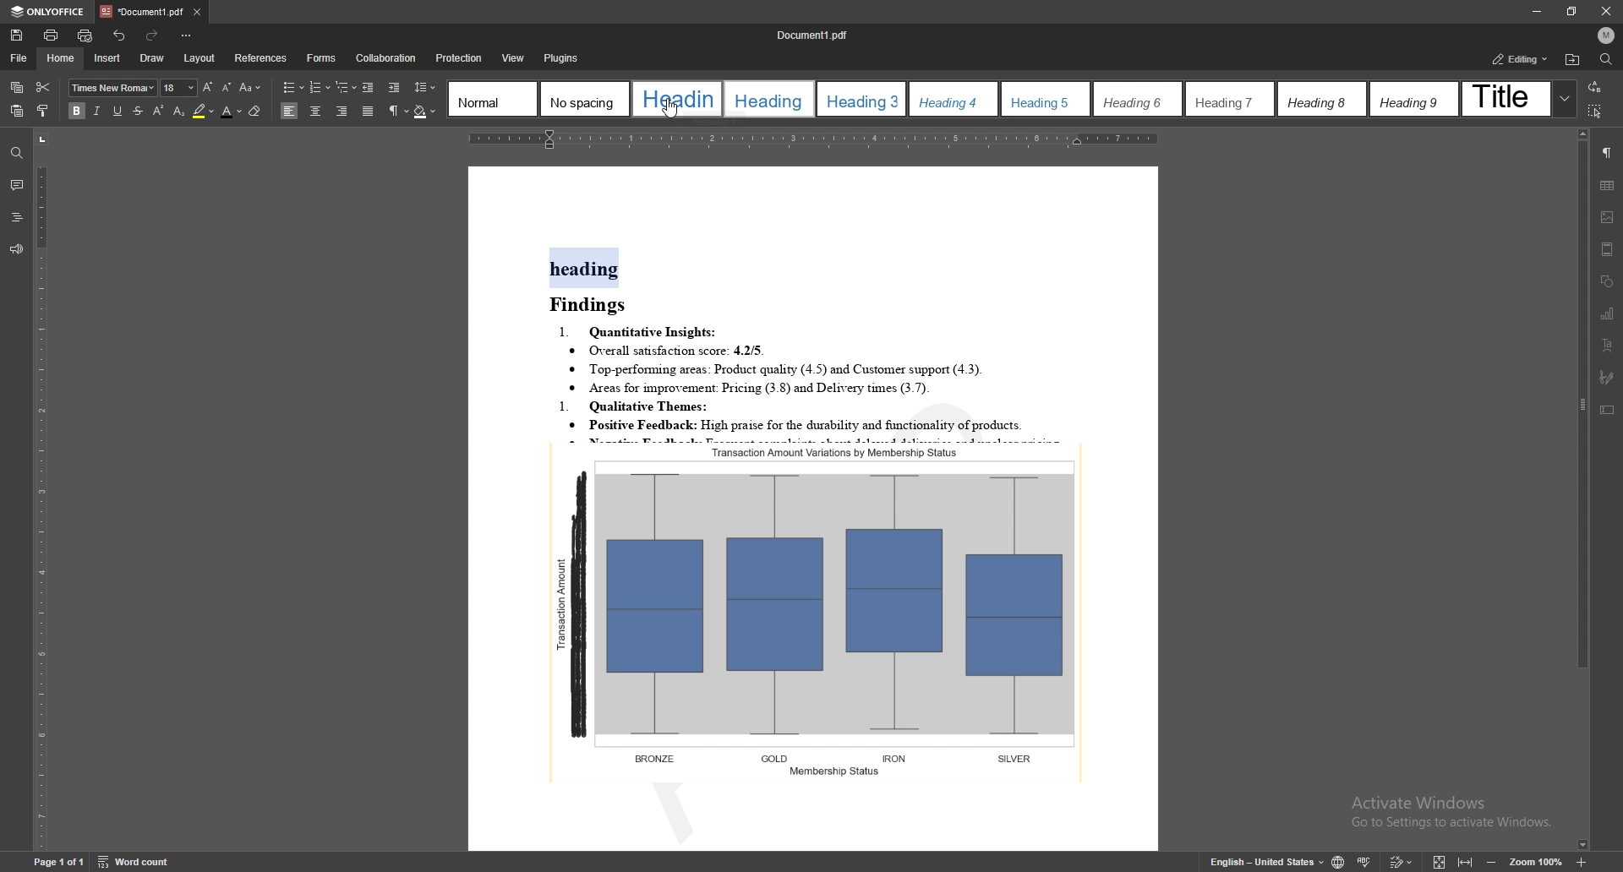  I want to click on subscript, so click(179, 112).